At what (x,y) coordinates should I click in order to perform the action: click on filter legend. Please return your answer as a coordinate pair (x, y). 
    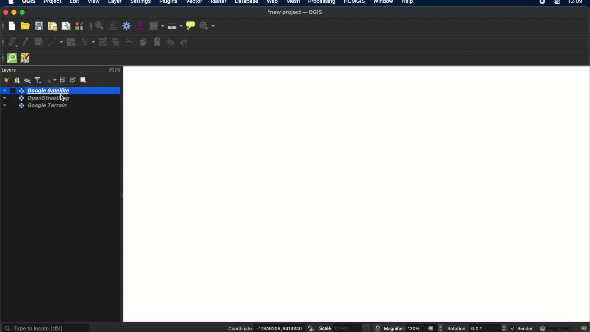
    Looking at the image, I should click on (38, 80).